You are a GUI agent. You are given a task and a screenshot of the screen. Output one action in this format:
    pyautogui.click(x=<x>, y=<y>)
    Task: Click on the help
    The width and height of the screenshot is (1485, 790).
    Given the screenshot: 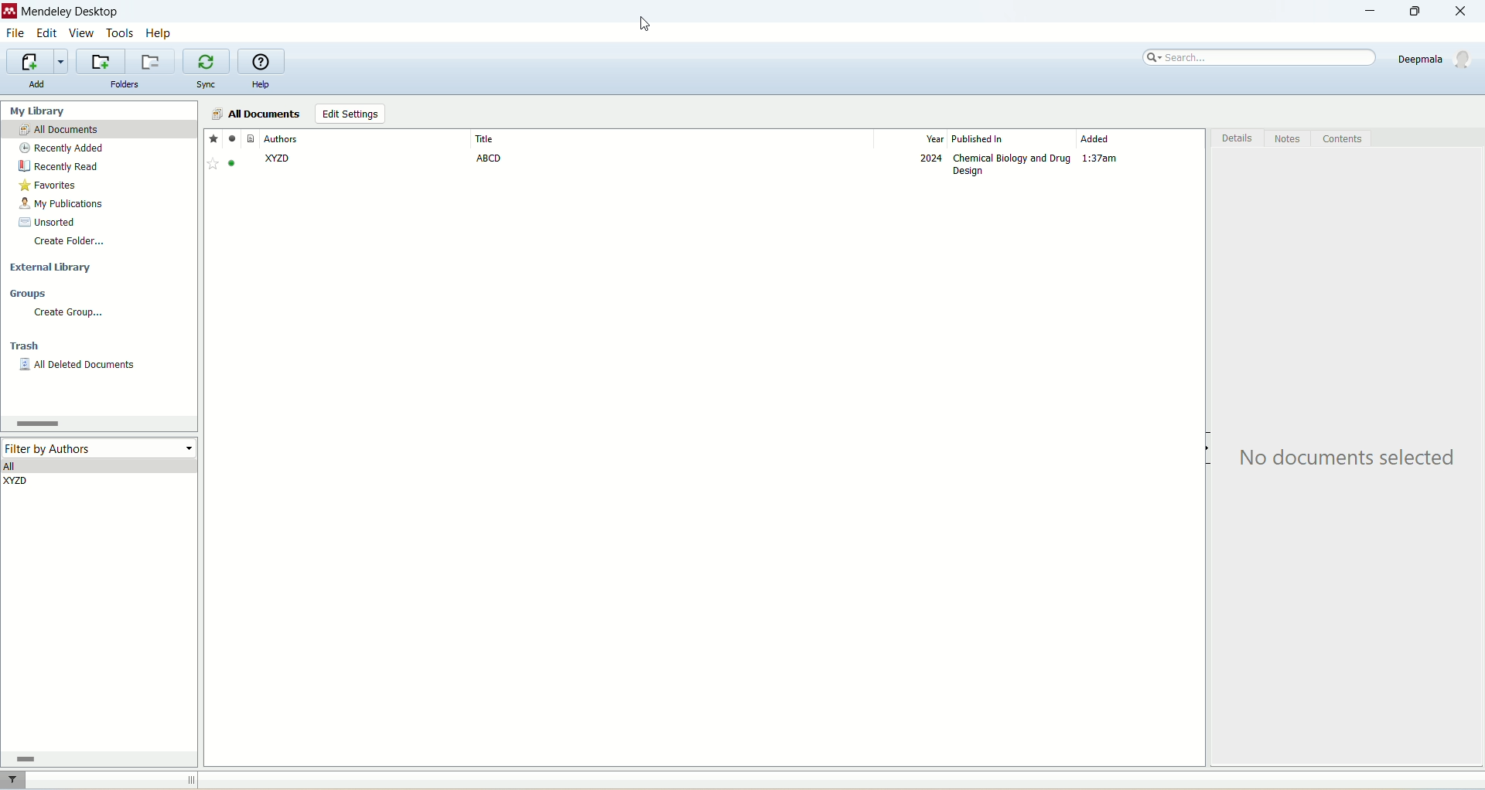 What is the action you would take?
    pyautogui.click(x=261, y=86)
    